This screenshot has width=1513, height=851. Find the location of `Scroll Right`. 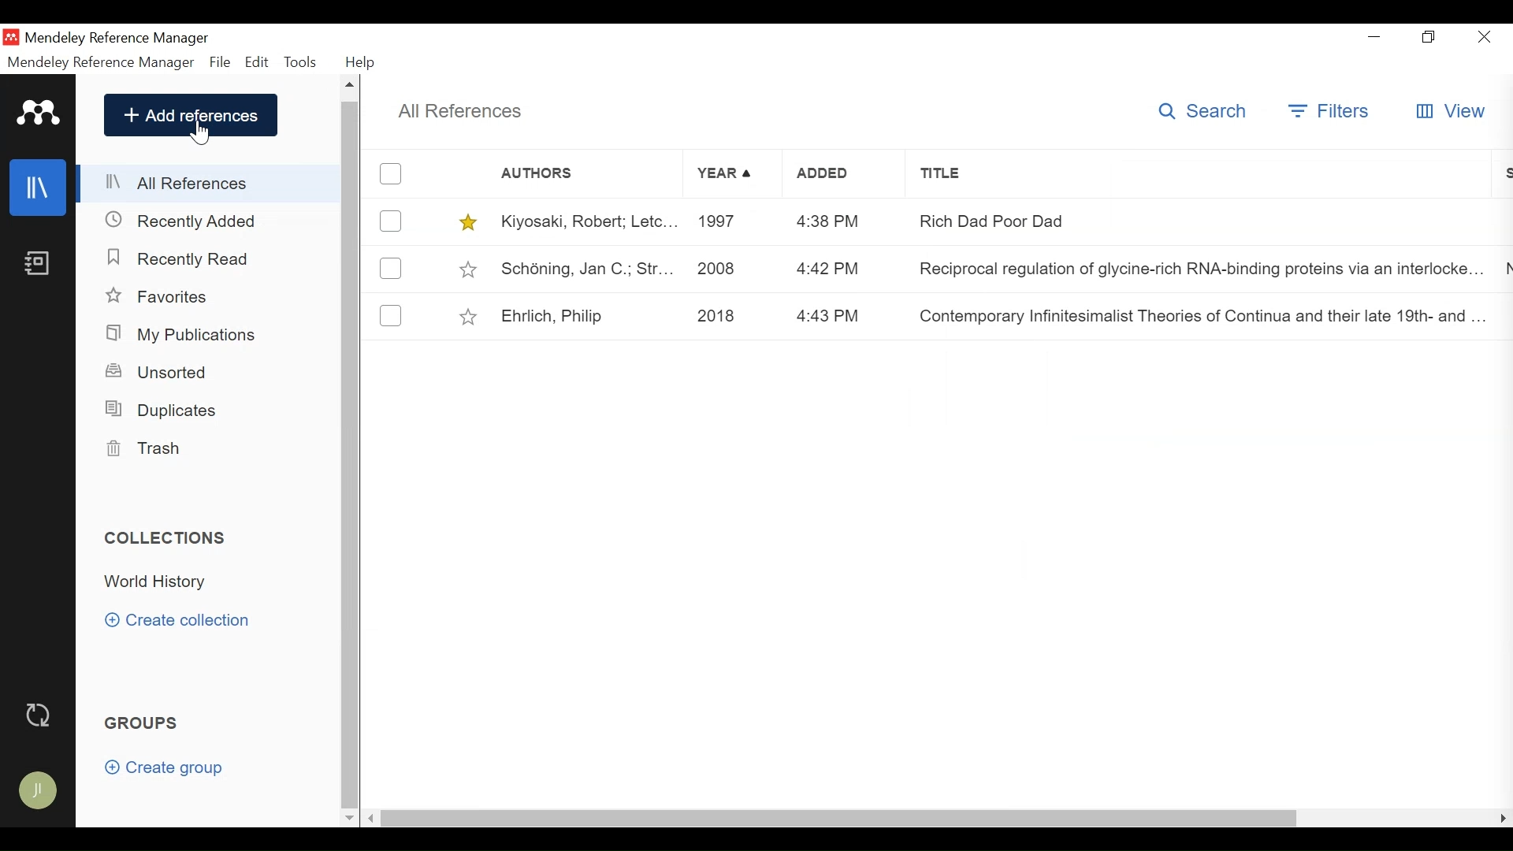

Scroll Right is located at coordinates (374, 817).